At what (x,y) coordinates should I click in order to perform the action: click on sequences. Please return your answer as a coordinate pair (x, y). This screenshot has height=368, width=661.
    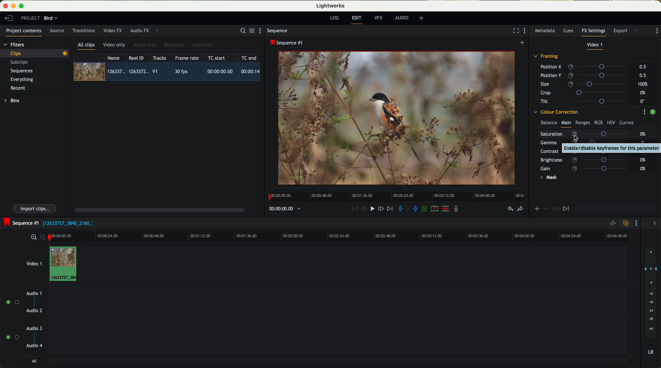
    Looking at the image, I should click on (22, 71).